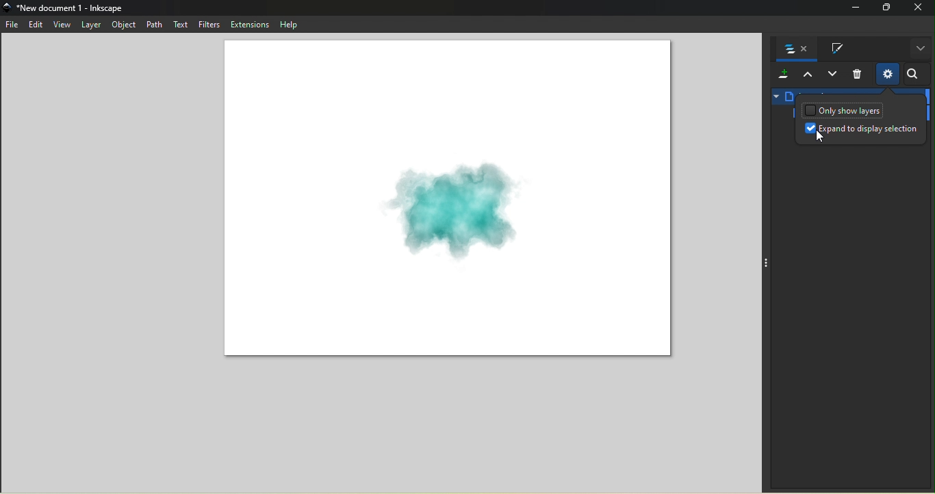  Describe the element at coordinates (886, 8) in the screenshot. I see `Maximize` at that location.